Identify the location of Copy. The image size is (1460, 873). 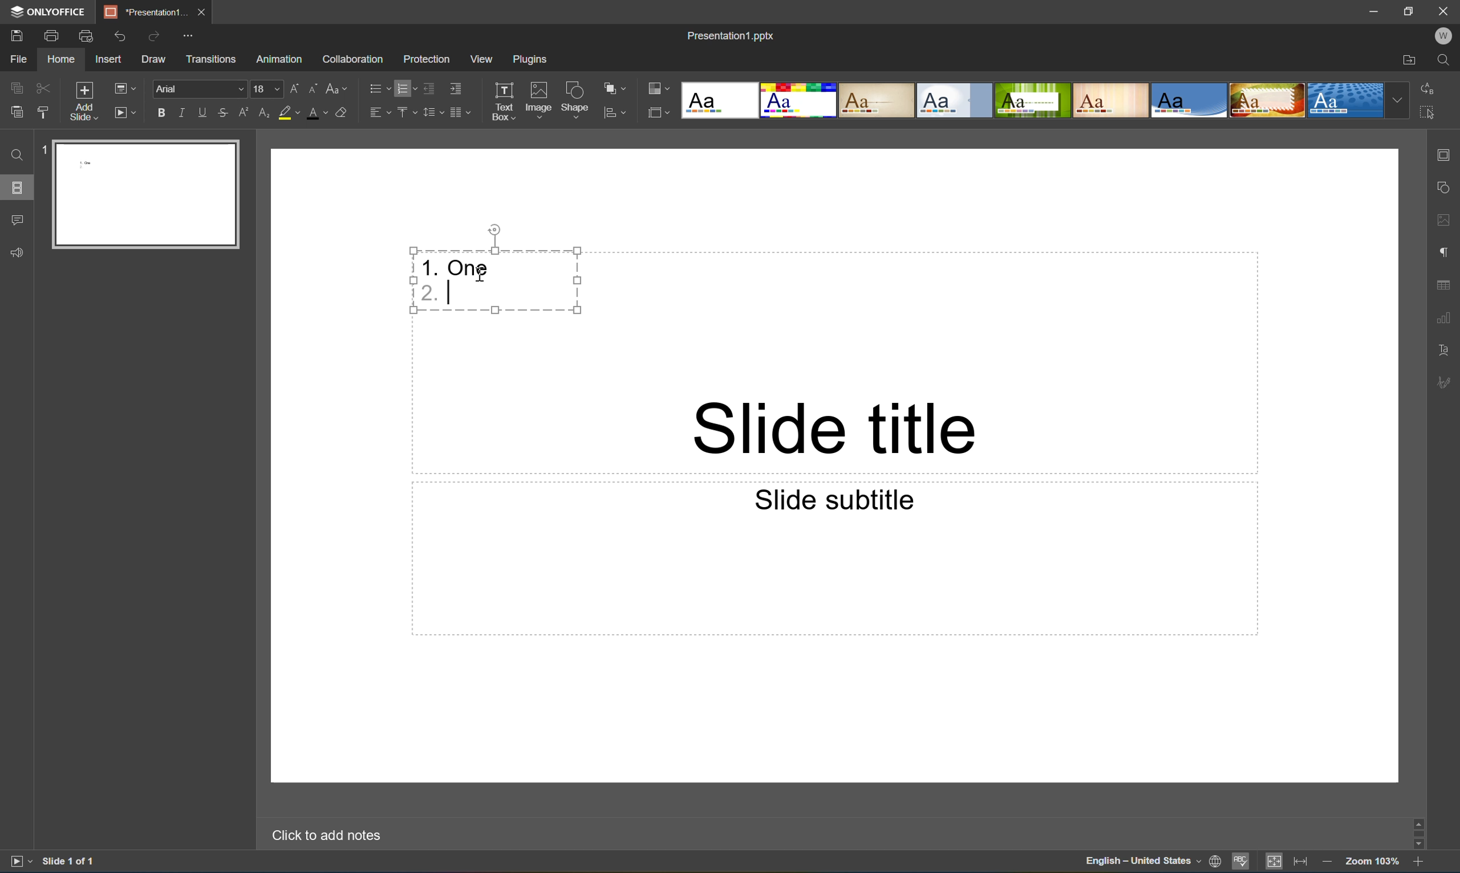
(15, 84).